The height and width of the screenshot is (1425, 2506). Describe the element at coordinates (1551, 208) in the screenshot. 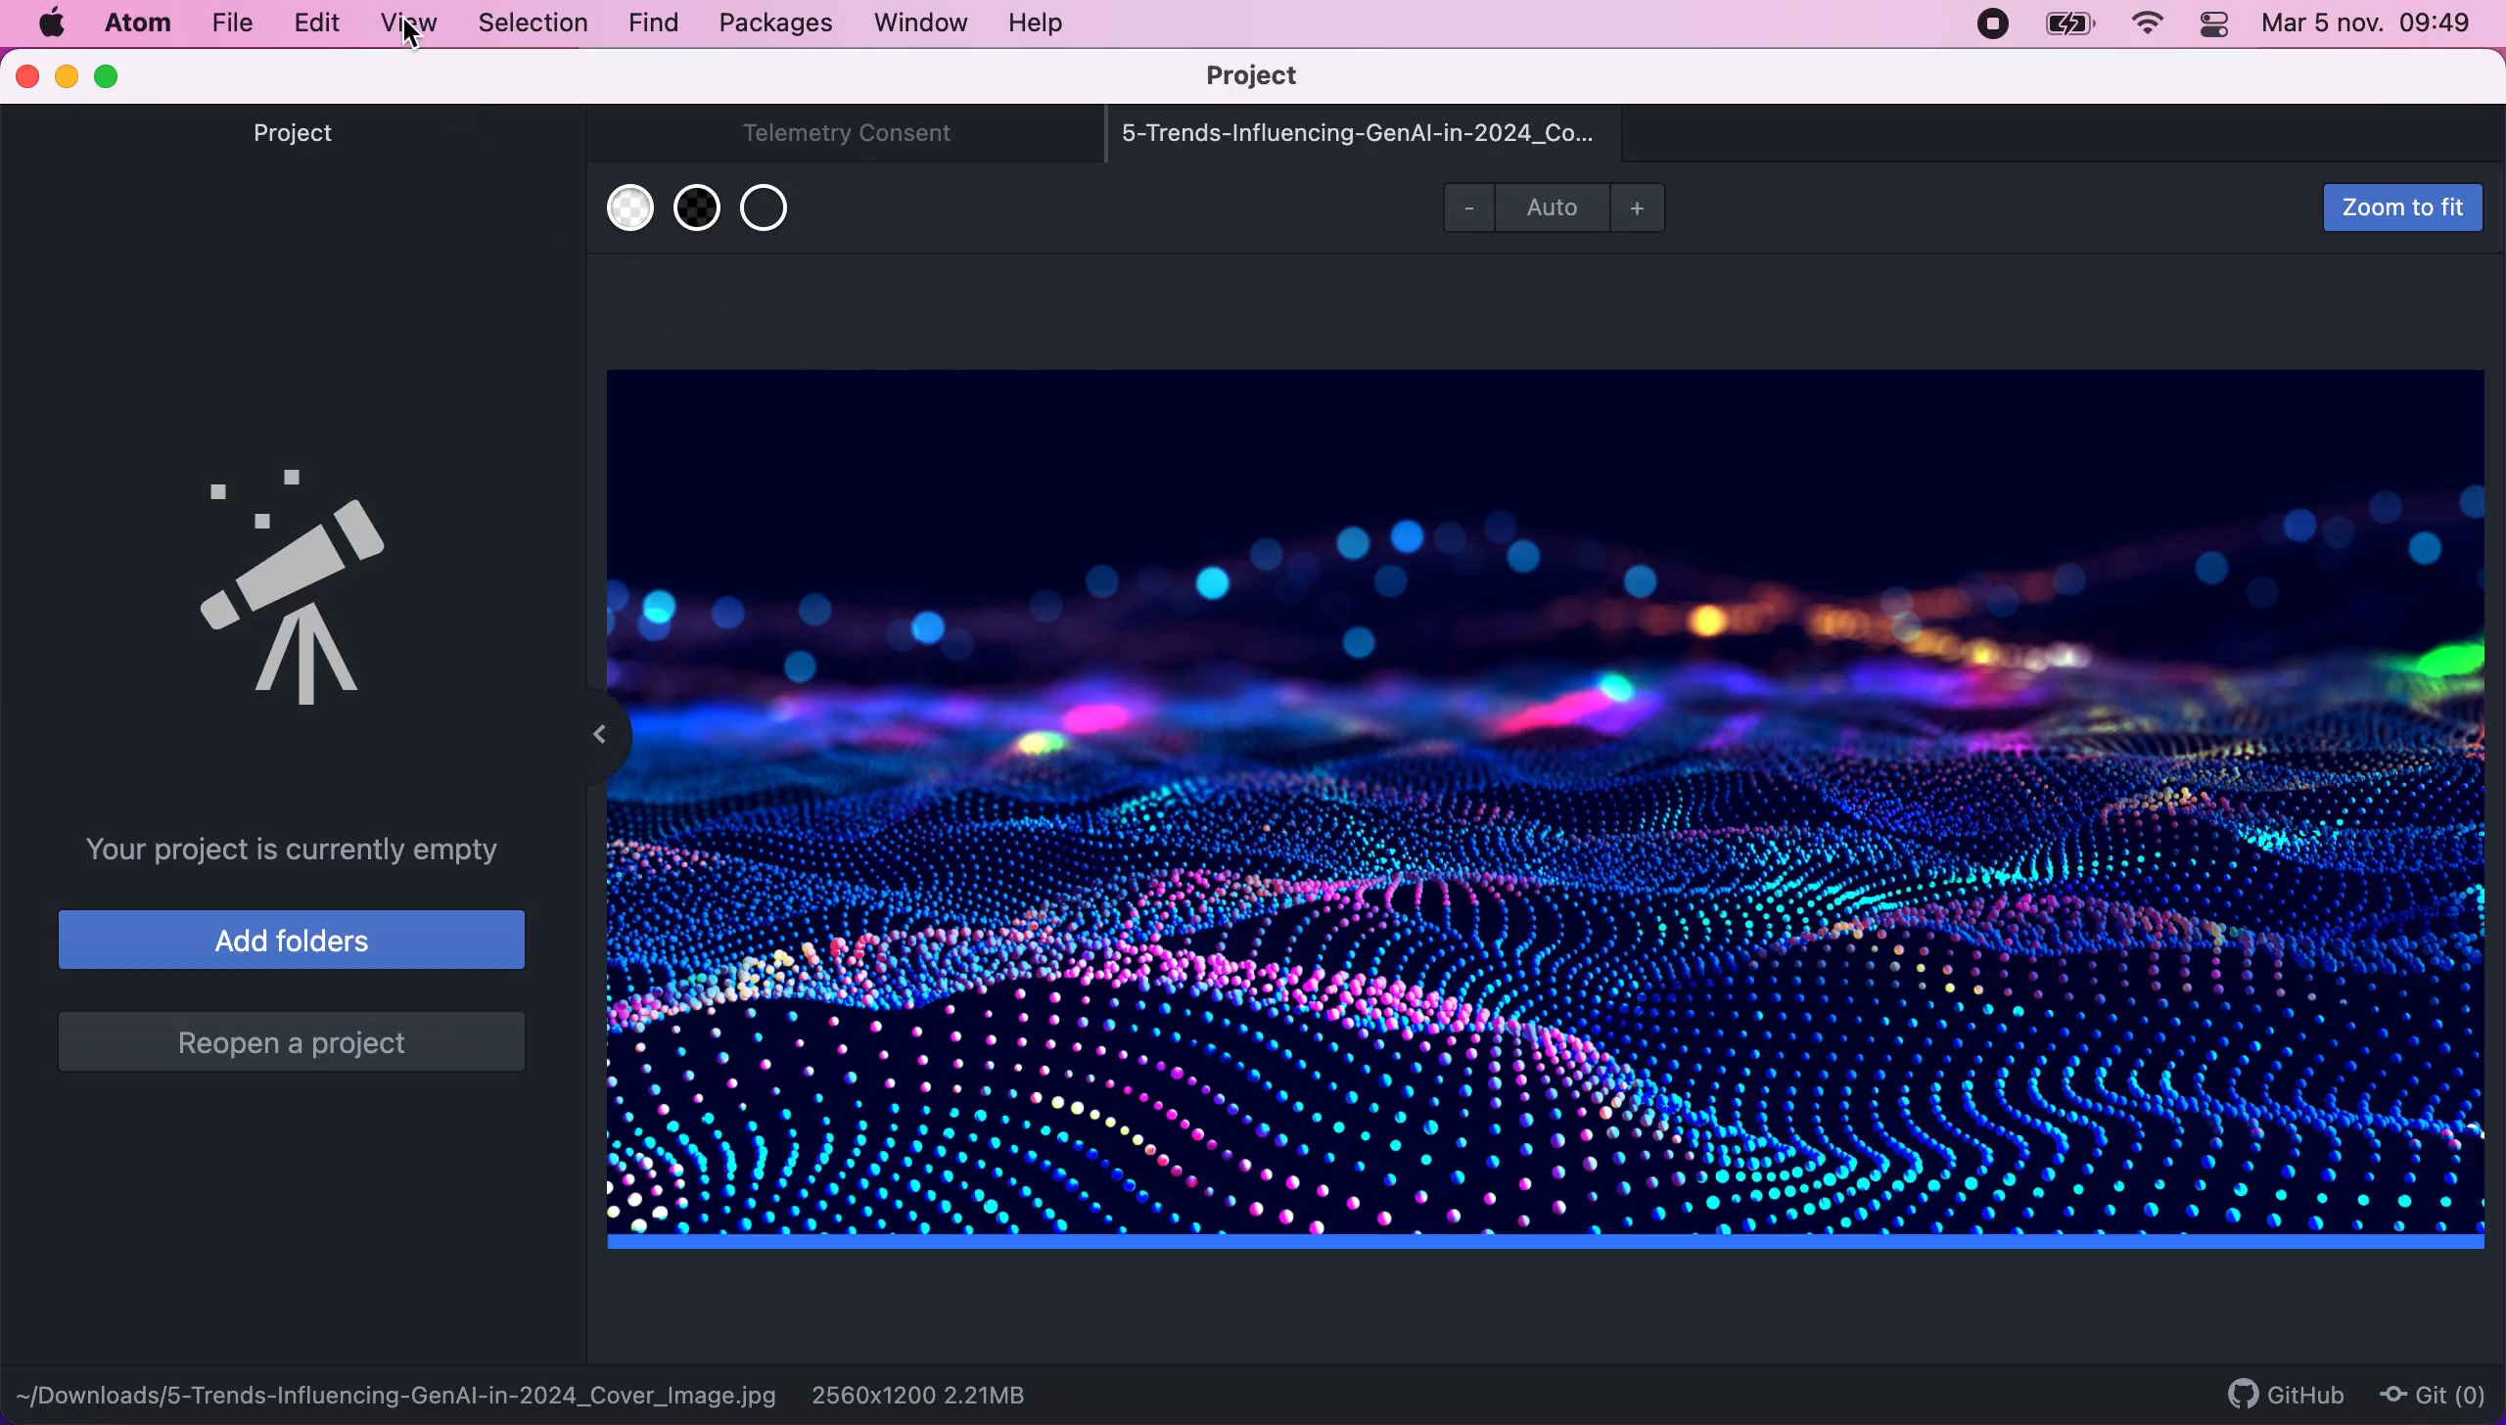

I see `auto` at that location.